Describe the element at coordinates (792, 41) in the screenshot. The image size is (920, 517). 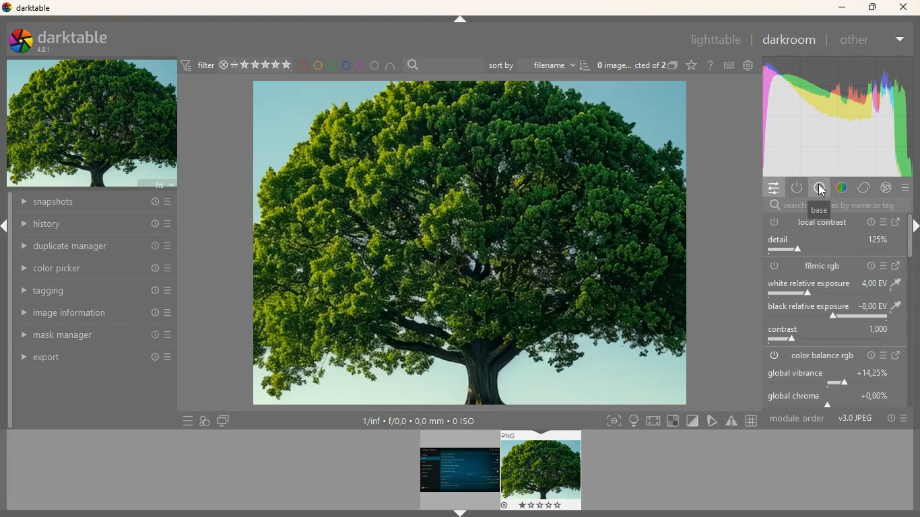
I see `darkroom` at that location.